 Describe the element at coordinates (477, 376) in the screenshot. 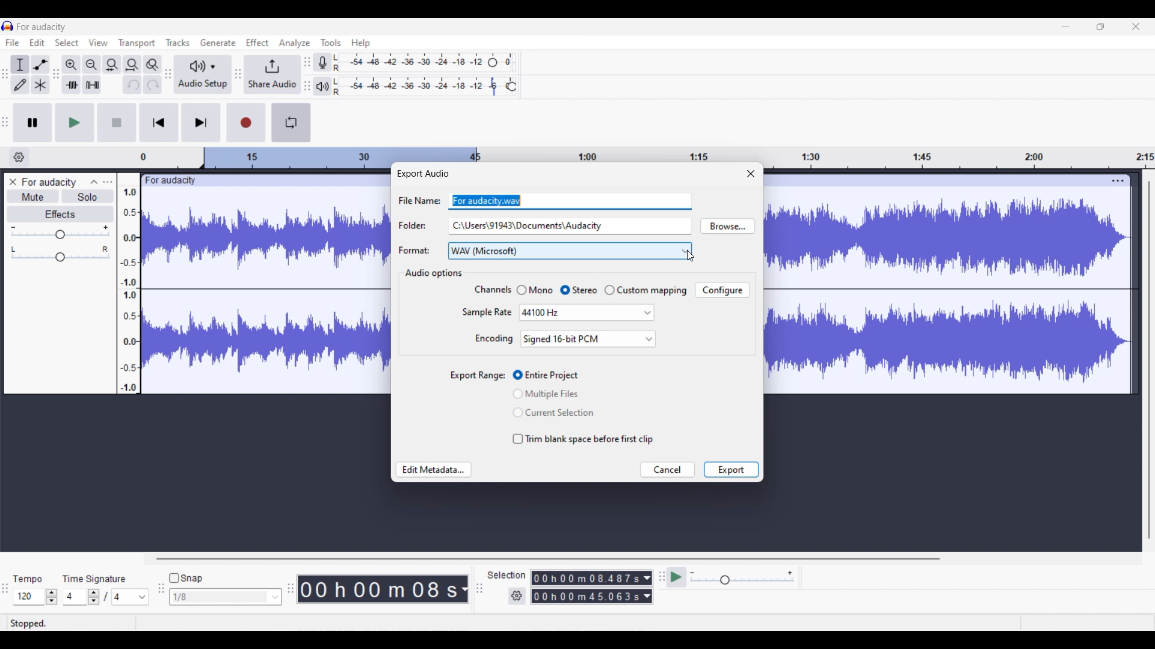

I see `Indicates toggle settings for export range` at that location.